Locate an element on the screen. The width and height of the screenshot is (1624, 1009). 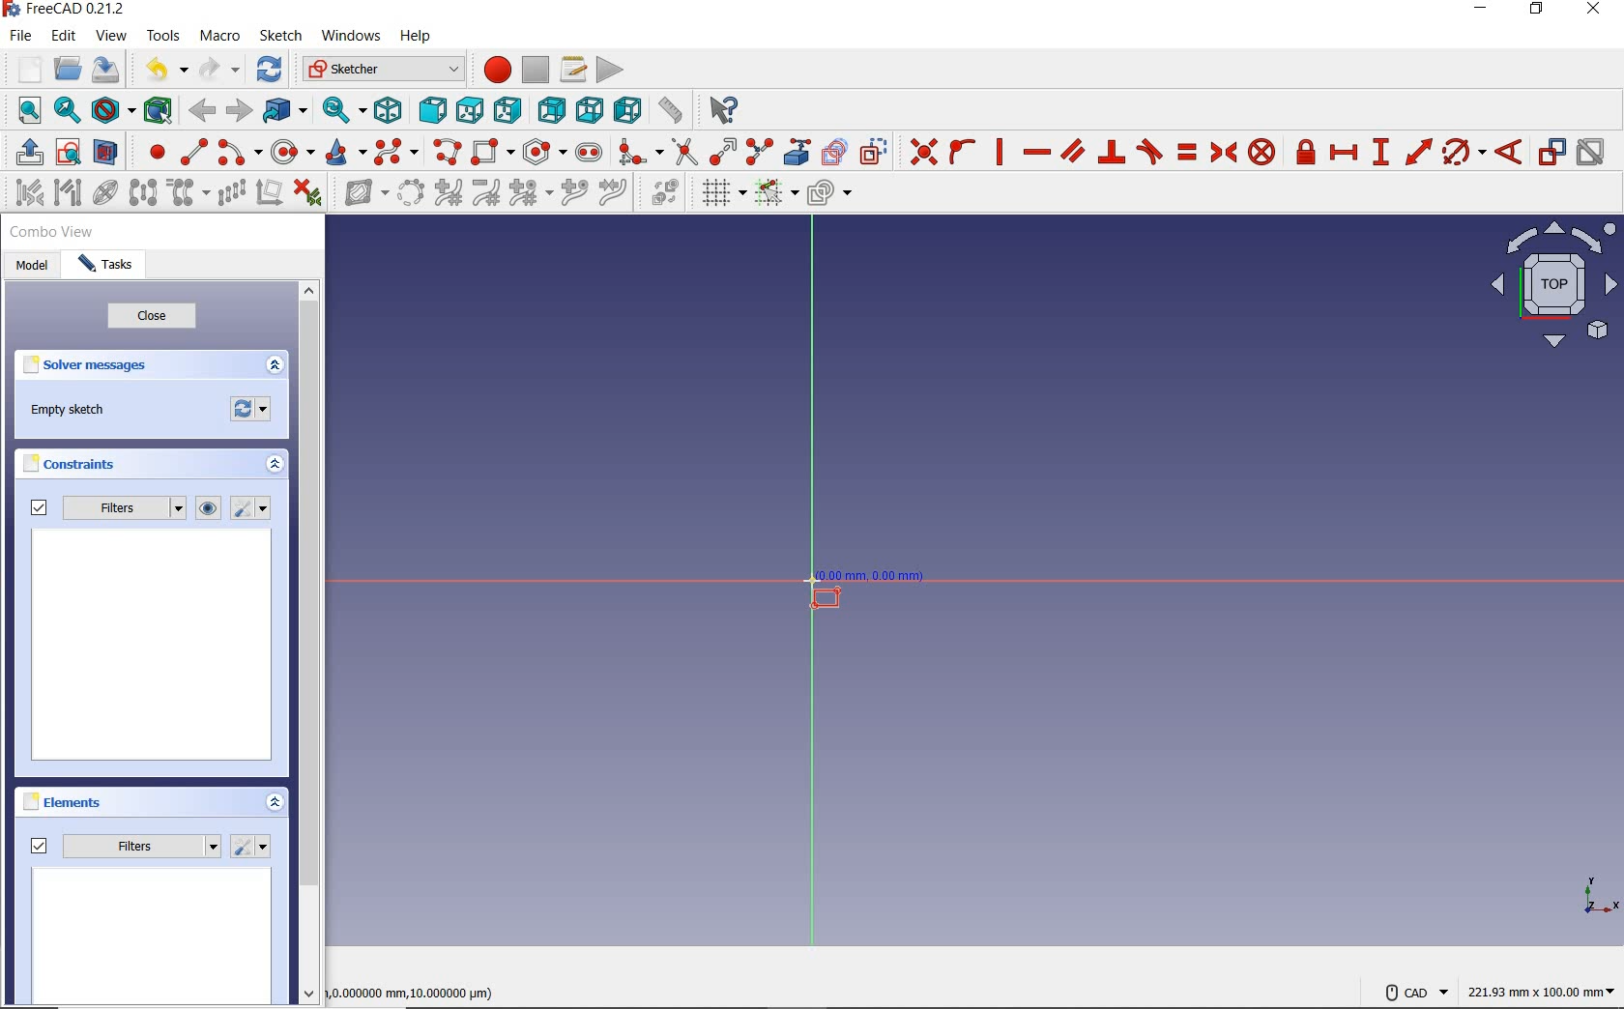
select associated constraints is located at coordinates (22, 192).